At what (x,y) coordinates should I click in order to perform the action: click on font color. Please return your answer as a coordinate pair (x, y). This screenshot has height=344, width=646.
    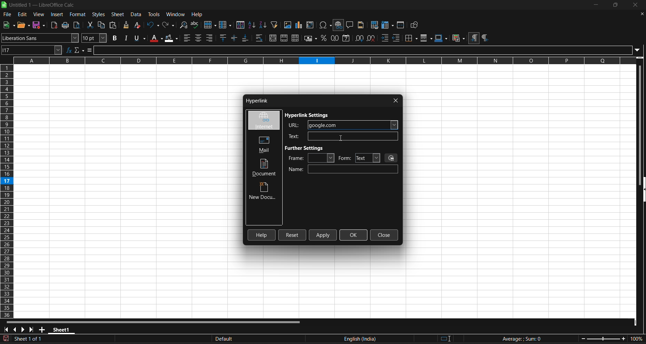
    Looking at the image, I should click on (156, 38).